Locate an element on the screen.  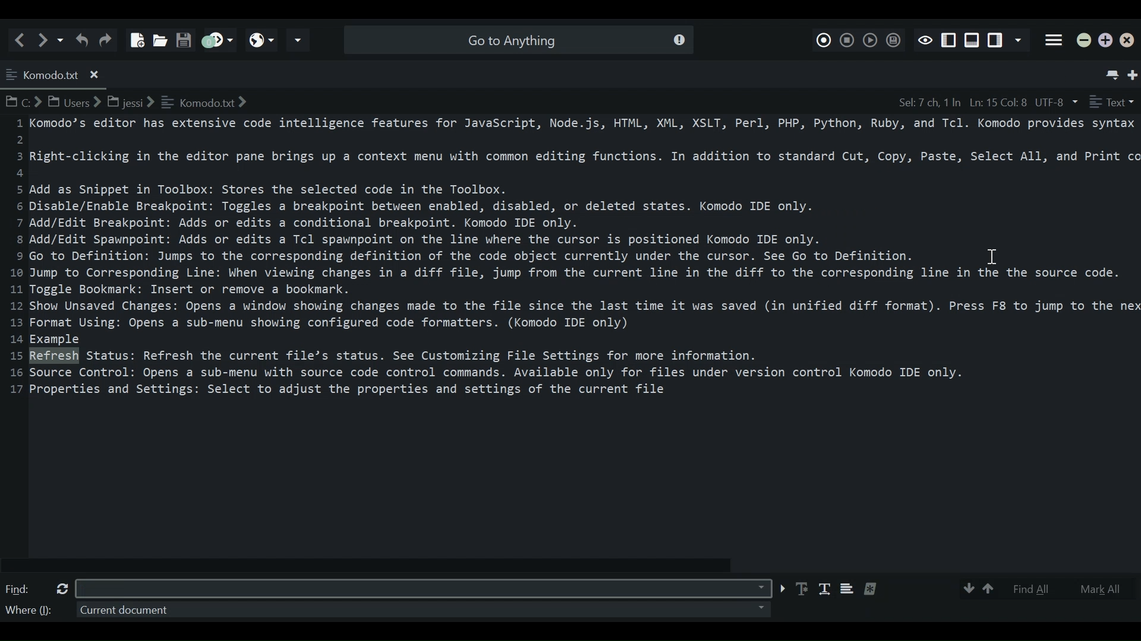
Undo is located at coordinates (81, 39).